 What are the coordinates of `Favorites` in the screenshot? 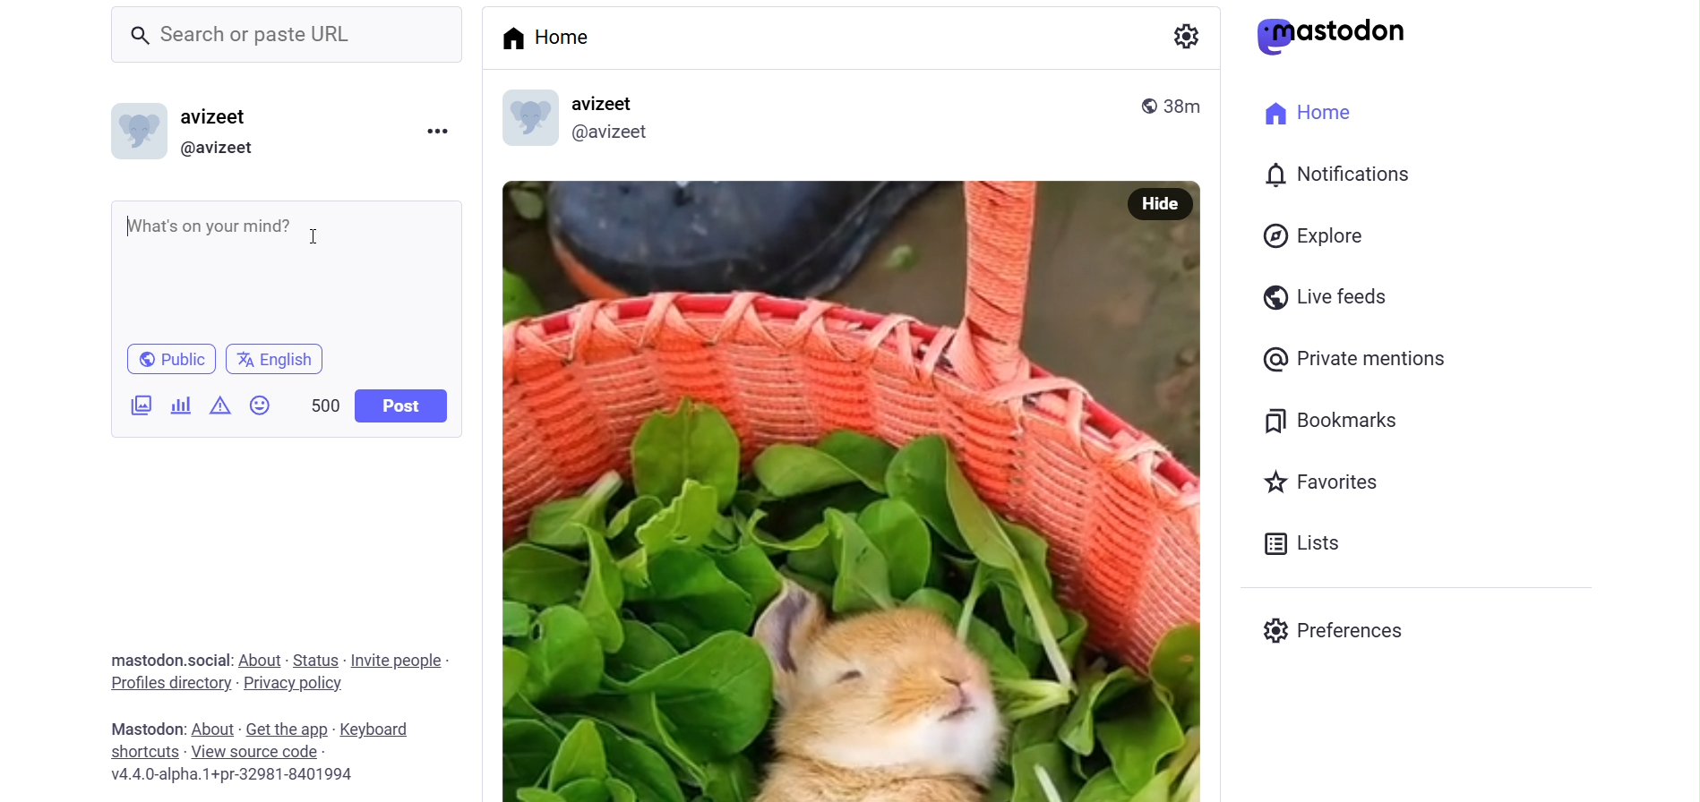 It's located at (1324, 480).